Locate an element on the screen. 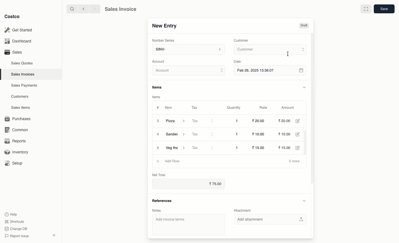  # is located at coordinates (158, 107).